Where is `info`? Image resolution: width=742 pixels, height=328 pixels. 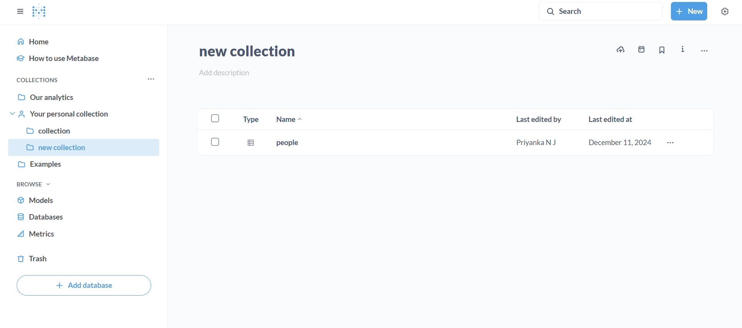 info is located at coordinates (684, 50).